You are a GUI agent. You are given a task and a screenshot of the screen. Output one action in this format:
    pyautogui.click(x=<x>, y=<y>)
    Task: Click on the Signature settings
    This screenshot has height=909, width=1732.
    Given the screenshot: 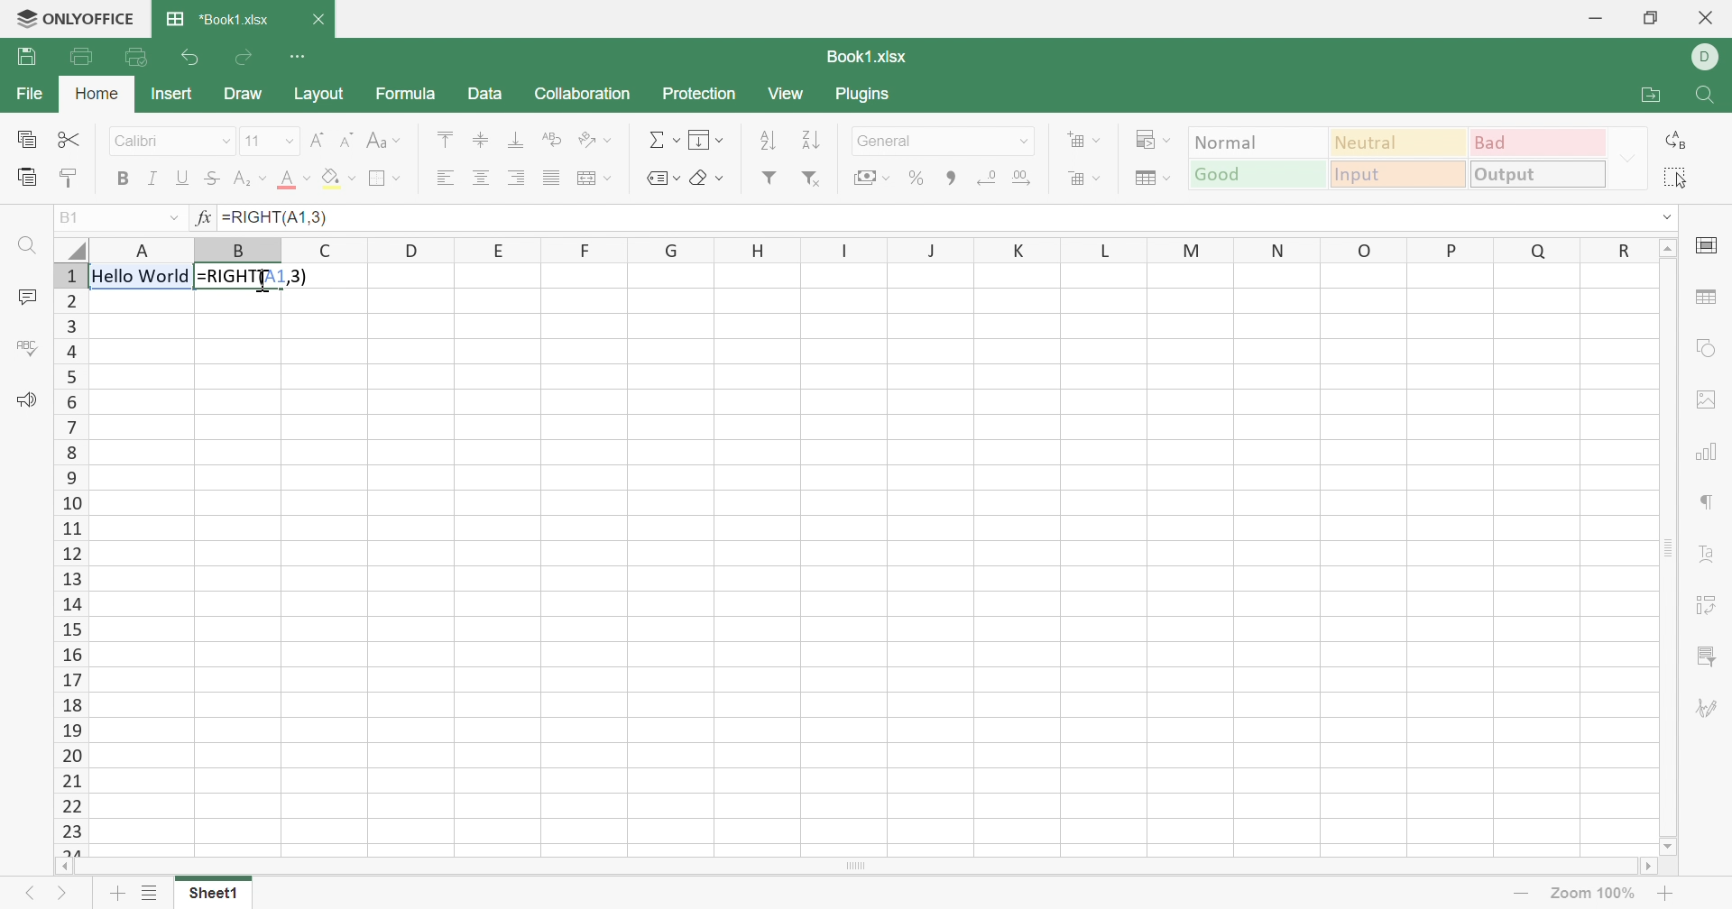 What is the action you would take?
    pyautogui.click(x=1709, y=708)
    